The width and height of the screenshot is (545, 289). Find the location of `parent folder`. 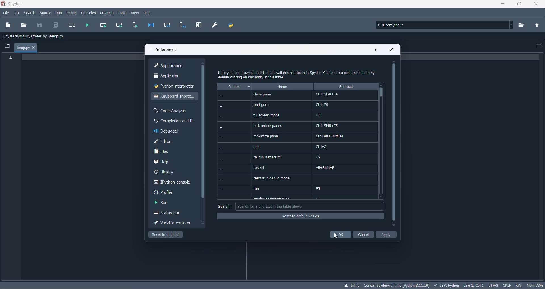

parent folder is located at coordinates (538, 25).